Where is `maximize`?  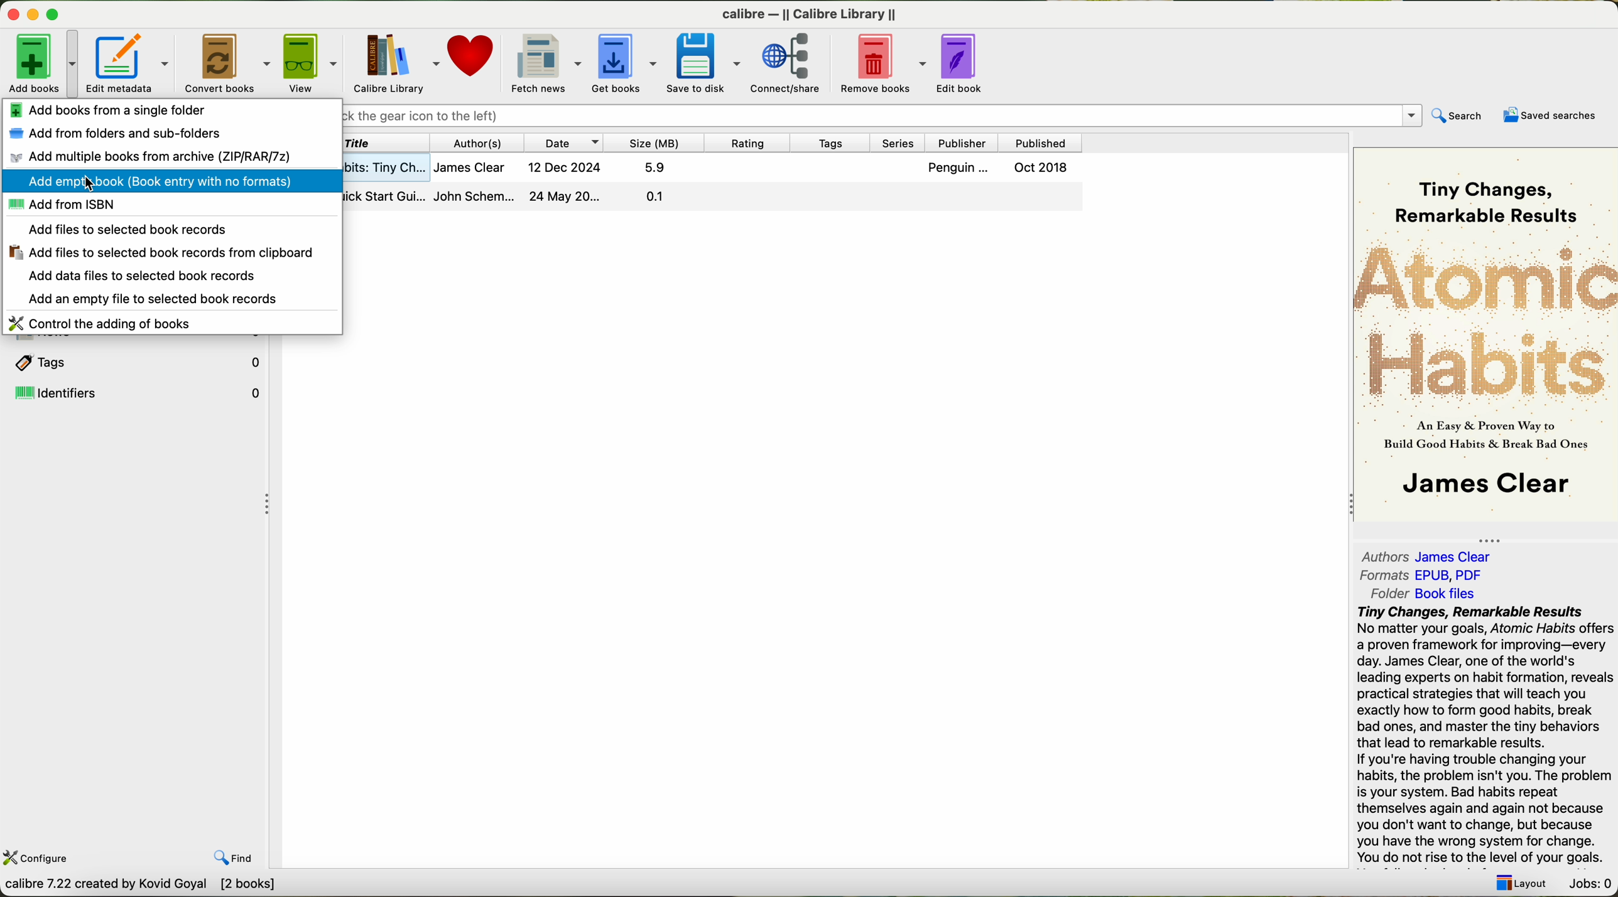
maximize is located at coordinates (55, 13).